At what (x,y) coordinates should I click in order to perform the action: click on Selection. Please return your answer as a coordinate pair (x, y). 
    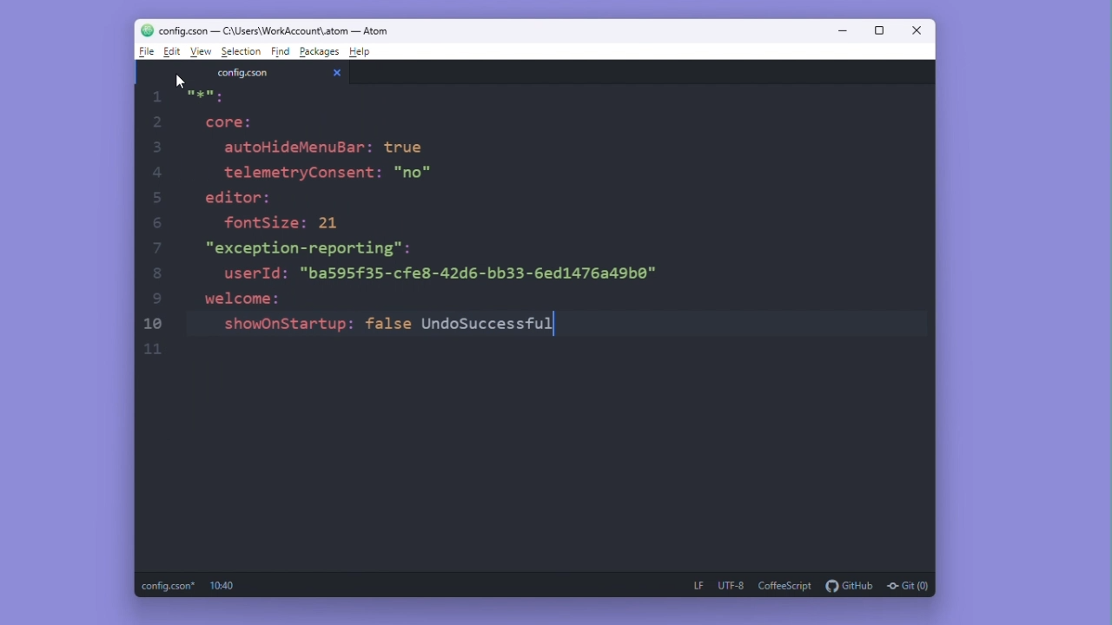
    Looking at the image, I should click on (242, 53).